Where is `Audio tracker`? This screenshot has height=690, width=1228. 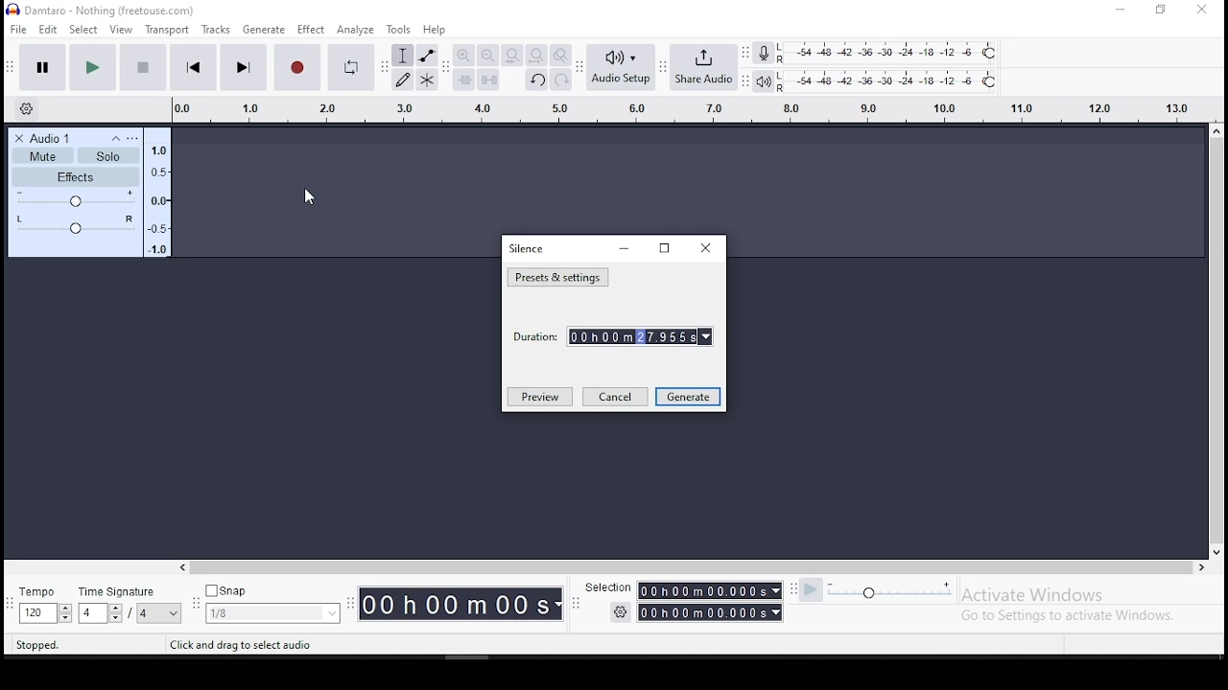
Audio tracker is located at coordinates (158, 193).